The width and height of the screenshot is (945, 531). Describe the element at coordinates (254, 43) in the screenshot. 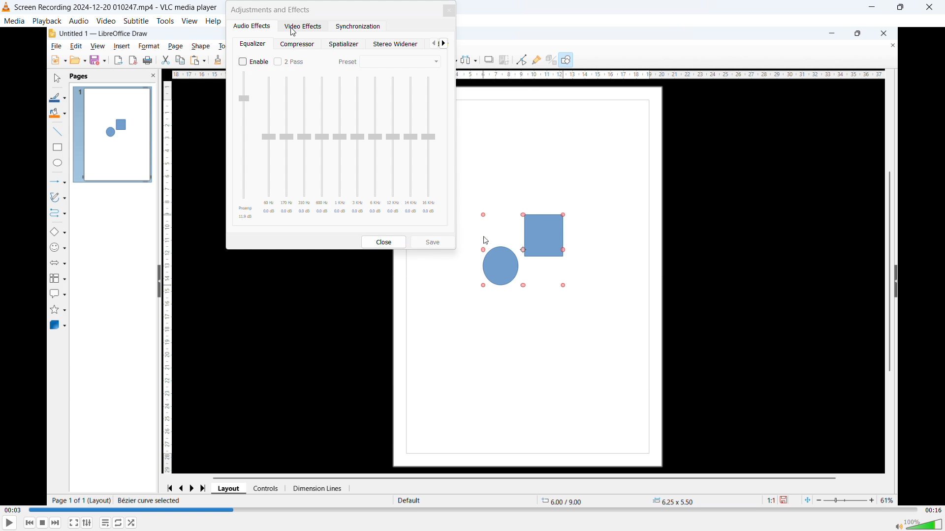

I see `equaliser ` at that location.